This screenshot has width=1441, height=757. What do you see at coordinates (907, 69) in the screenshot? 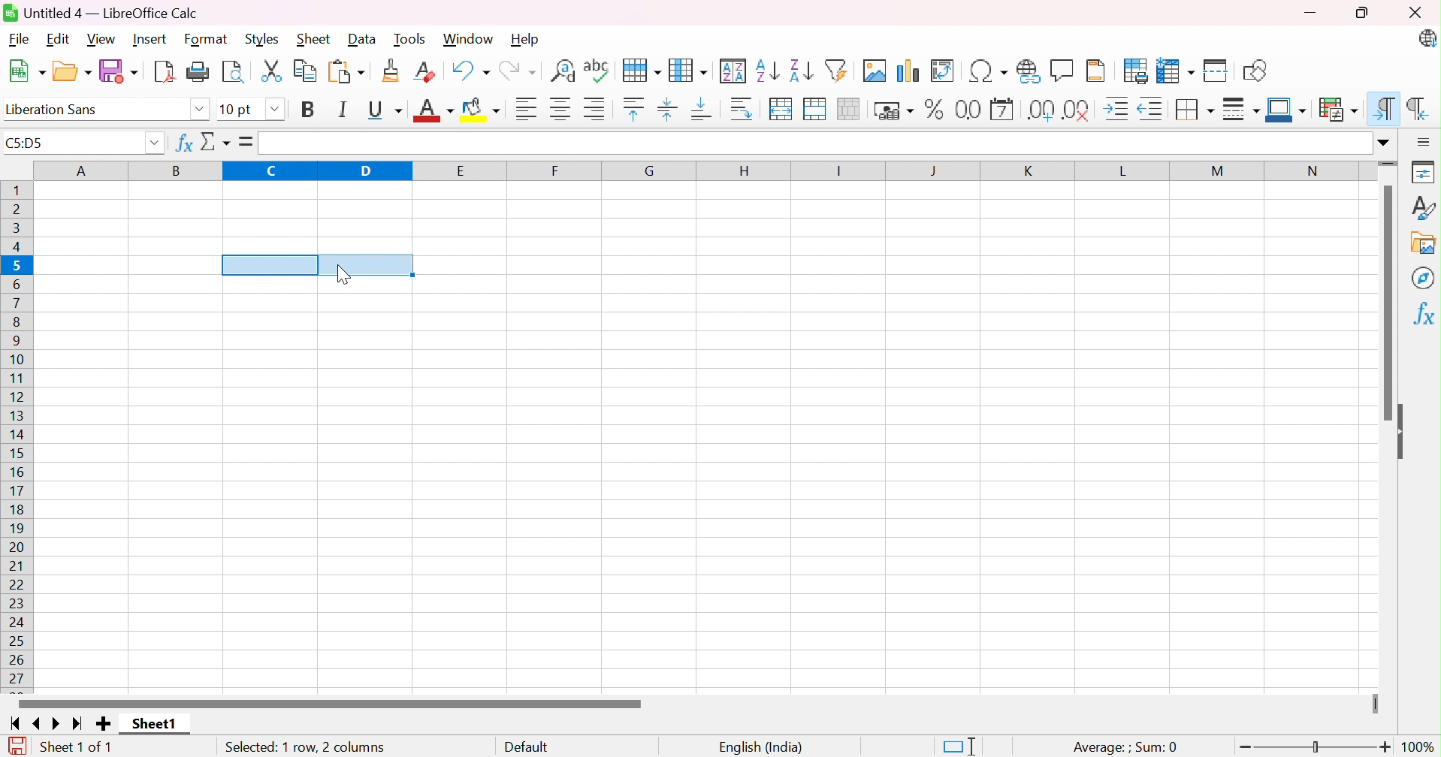
I see `Insert Chart` at bounding box center [907, 69].